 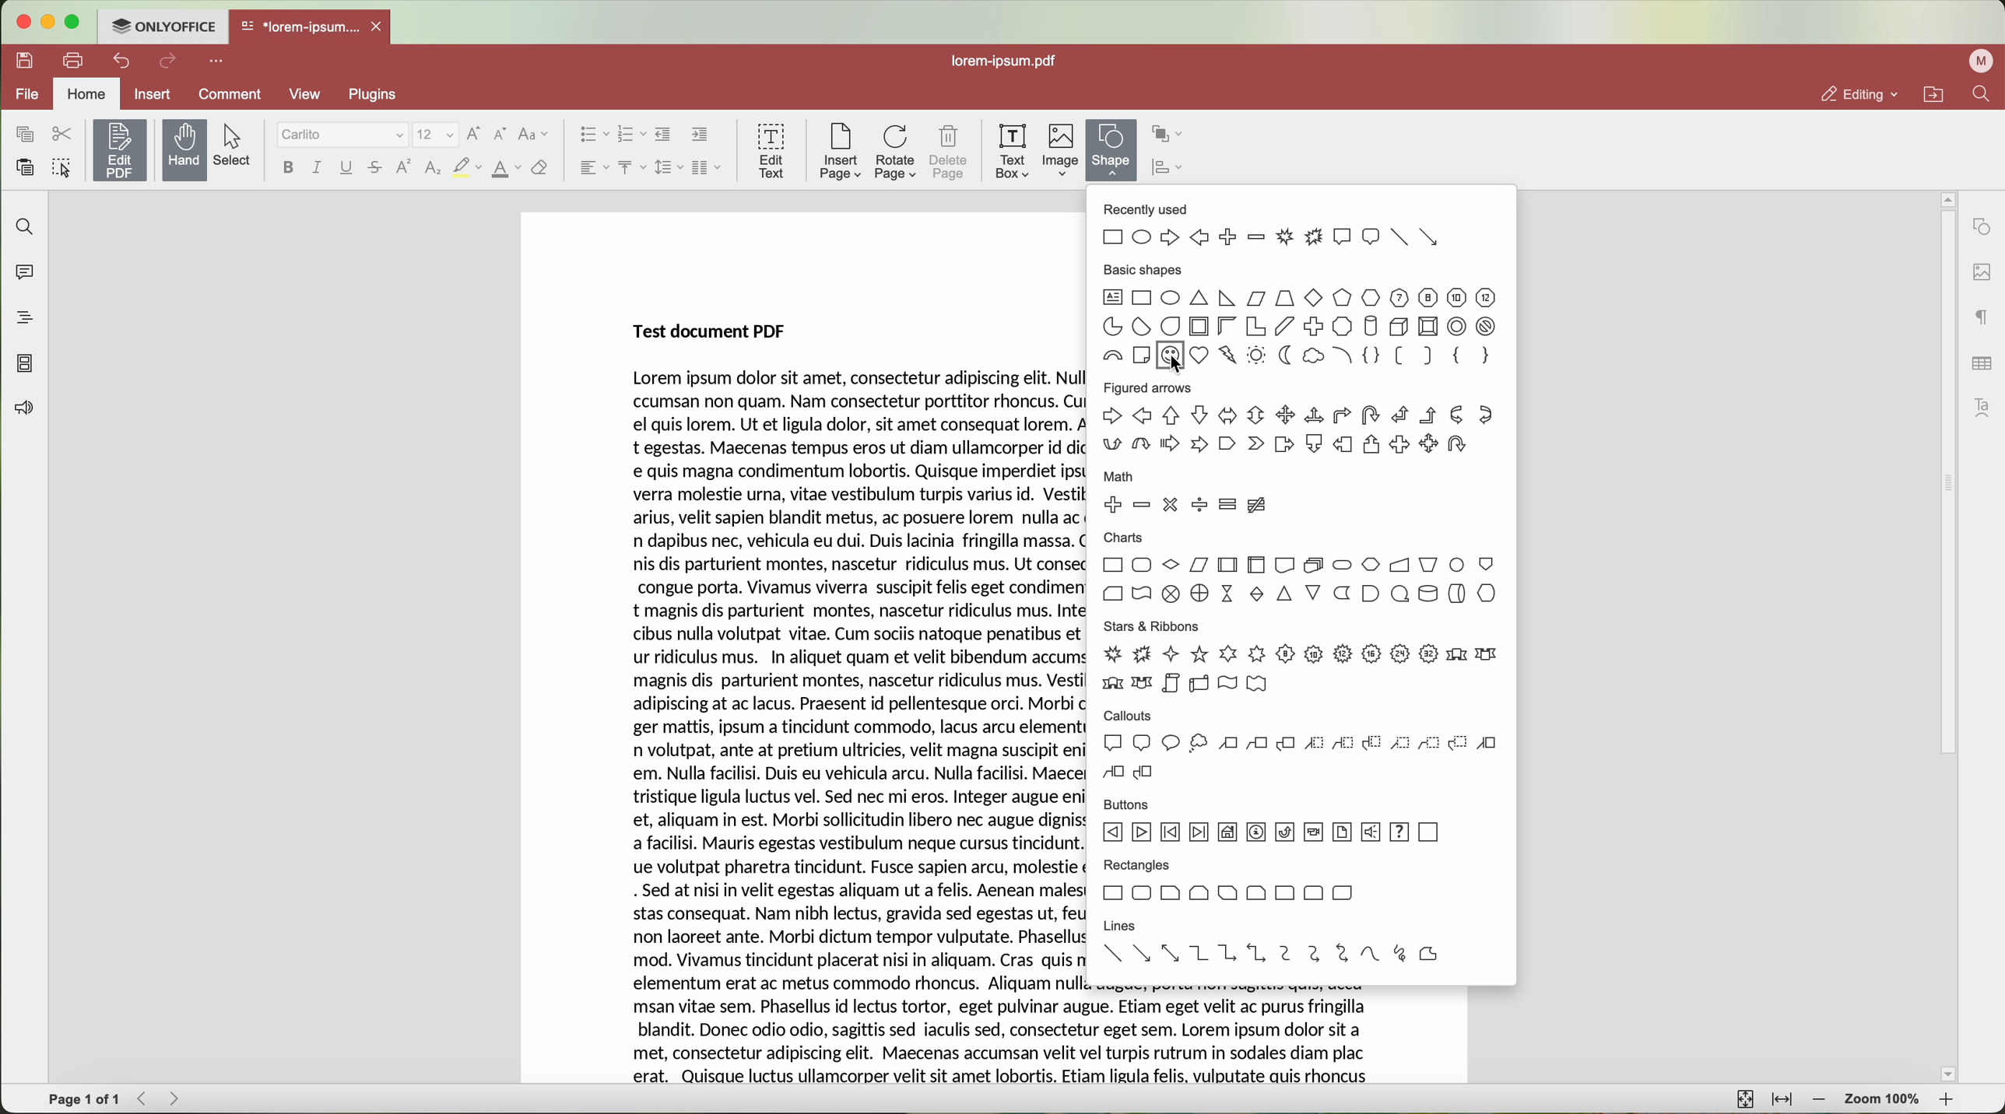 What do you see at coordinates (61, 134) in the screenshot?
I see `cut` at bounding box center [61, 134].